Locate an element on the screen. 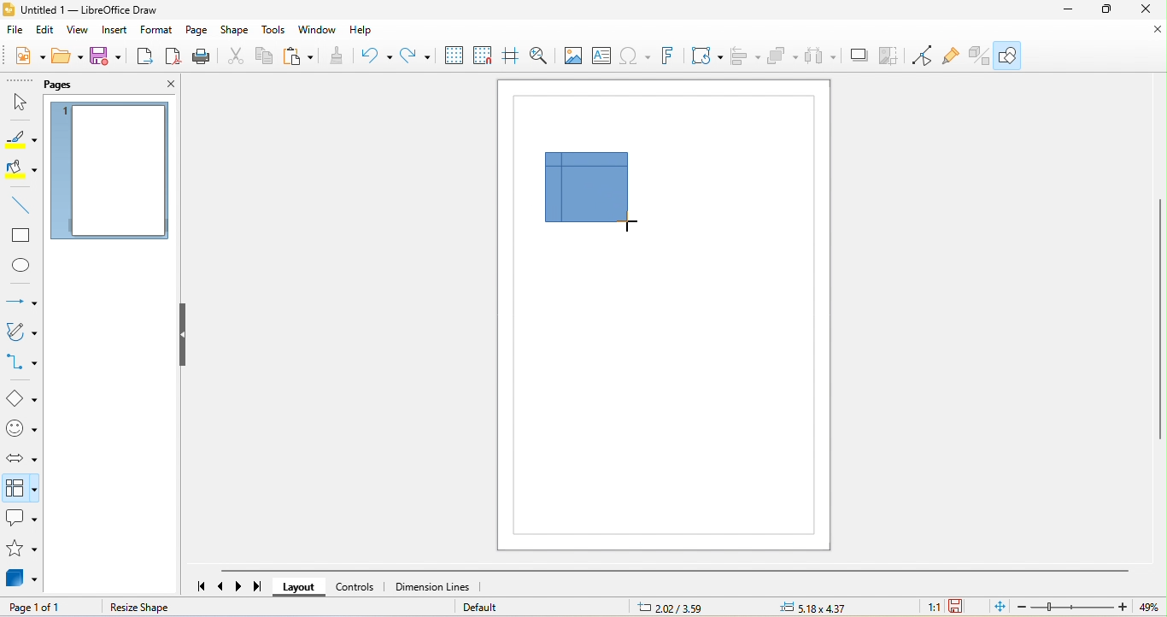 Image resolution: width=1167 pixels, height=617 pixels. show gluepoint function is located at coordinates (953, 56).